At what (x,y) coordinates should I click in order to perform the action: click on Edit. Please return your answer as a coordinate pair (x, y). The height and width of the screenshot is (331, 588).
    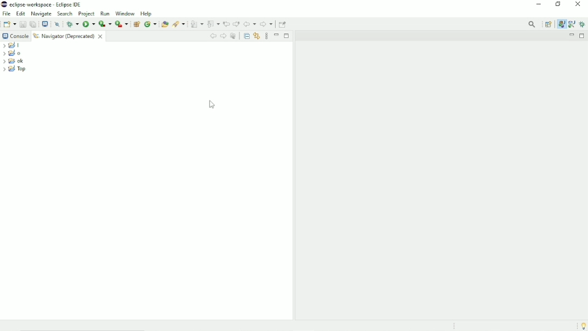
    Looking at the image, I should click on (21, 13).